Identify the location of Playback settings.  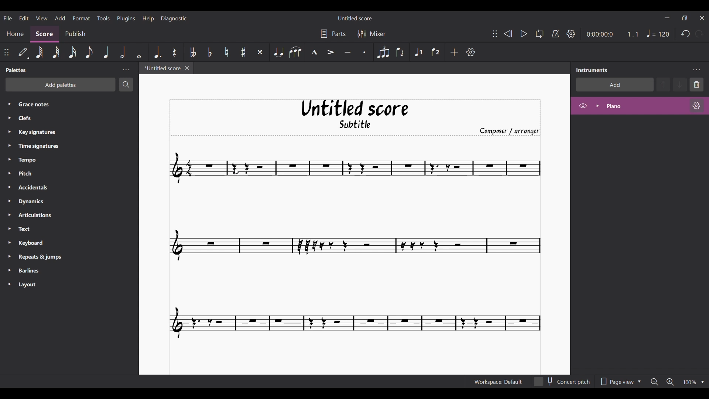
(571, 33).